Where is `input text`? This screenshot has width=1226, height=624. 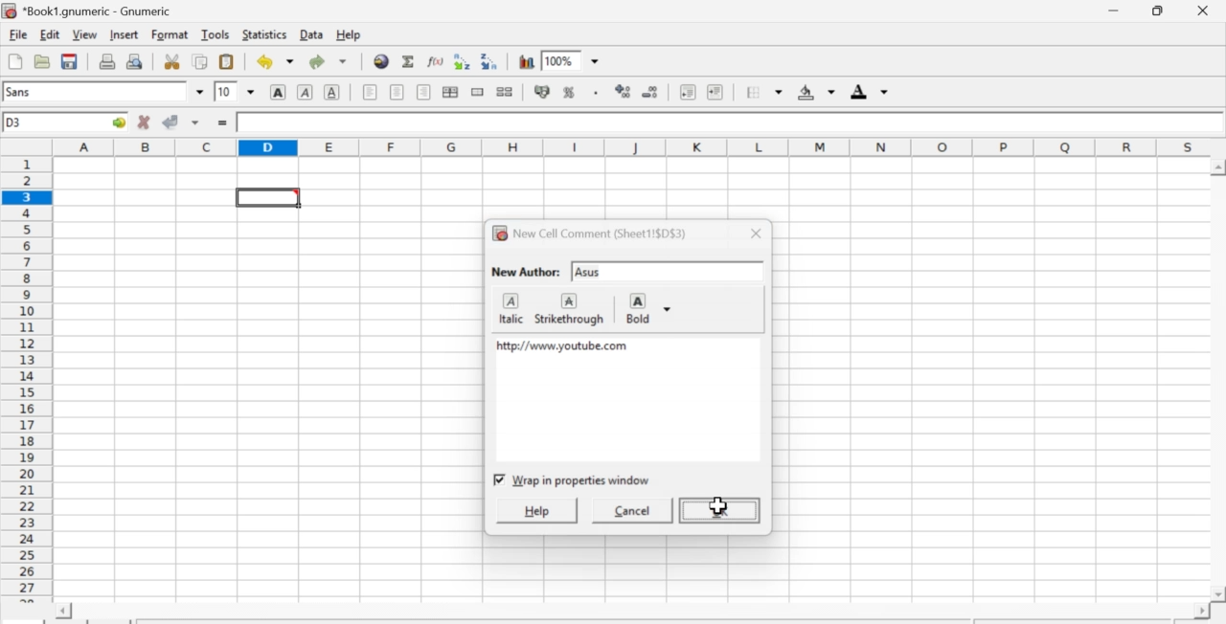
input text is located at coordinates (669, 273).